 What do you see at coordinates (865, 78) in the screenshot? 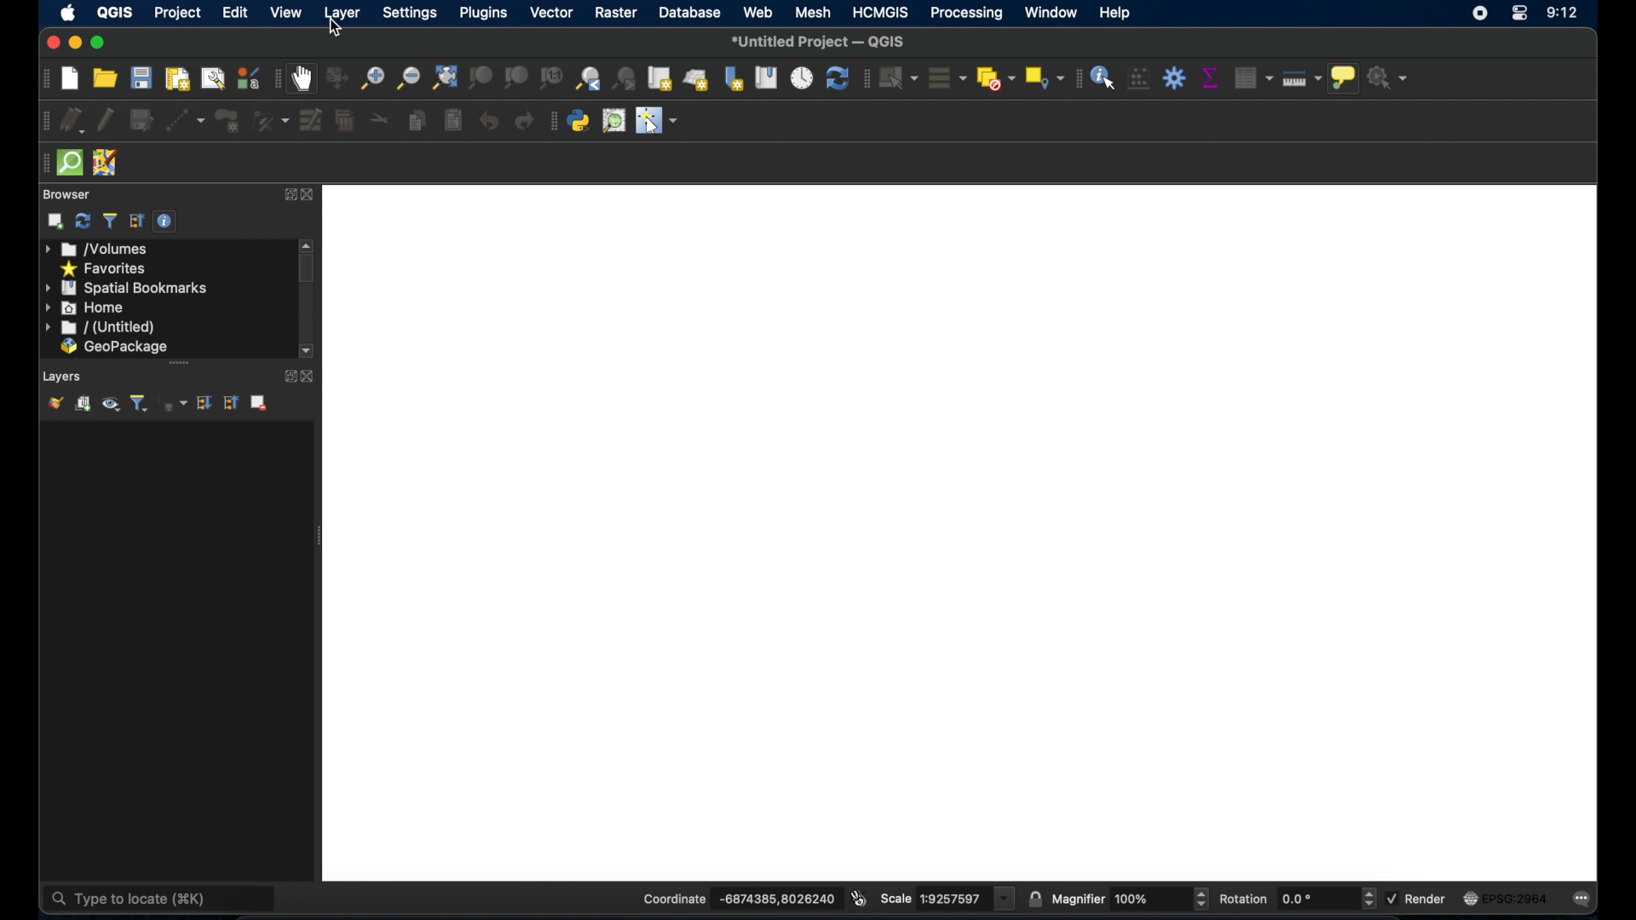
I see `selection toolbar` at bounding box center [865, 78].